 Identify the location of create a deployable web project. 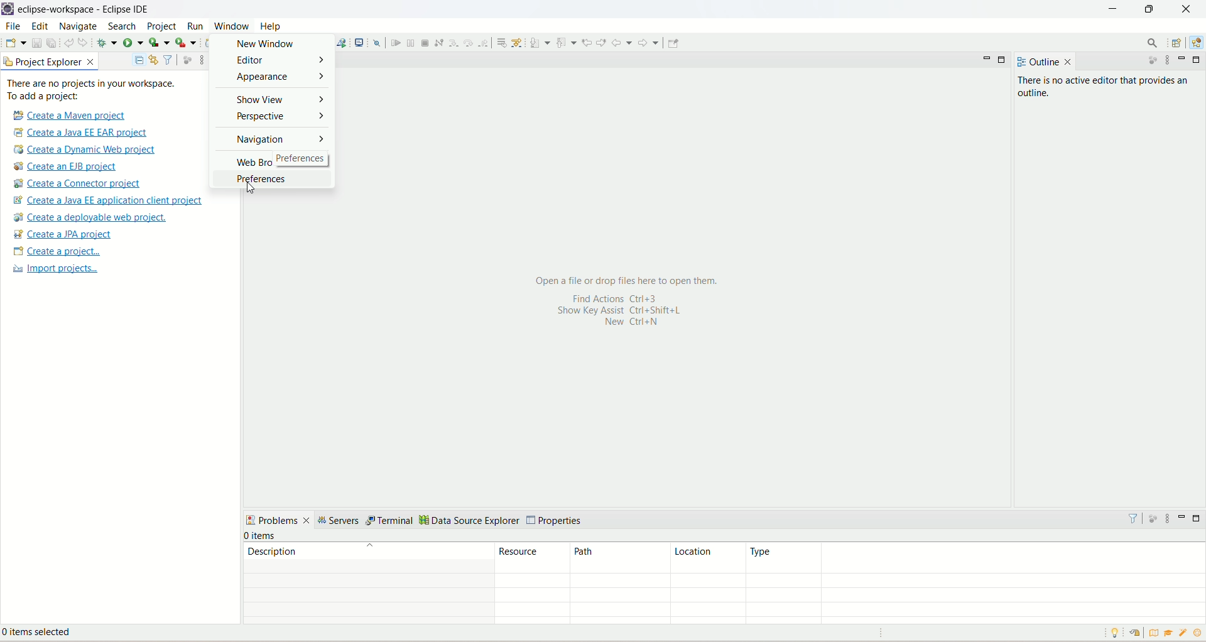
(91, 217).